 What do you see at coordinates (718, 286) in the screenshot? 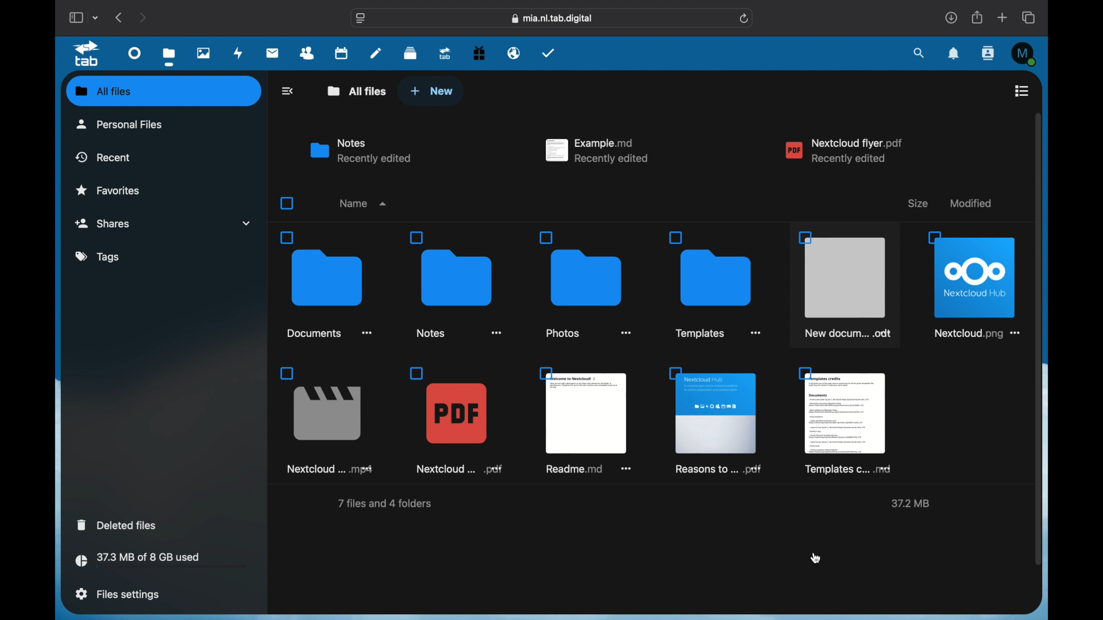
I see `folder` at bounding box center [718, 286].